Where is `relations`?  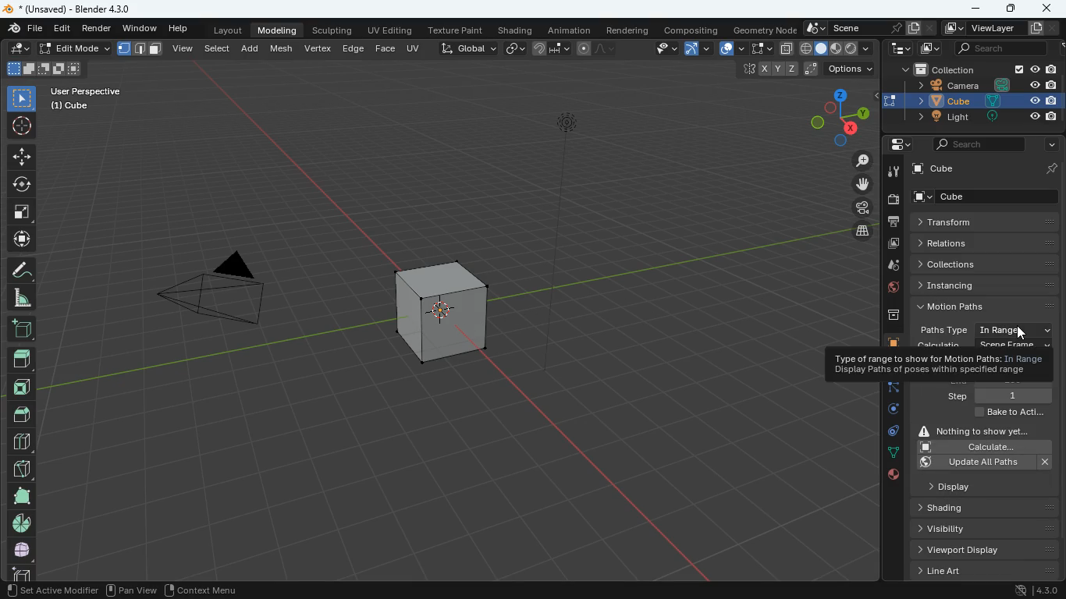 relations is located at coordinates (983, 242).